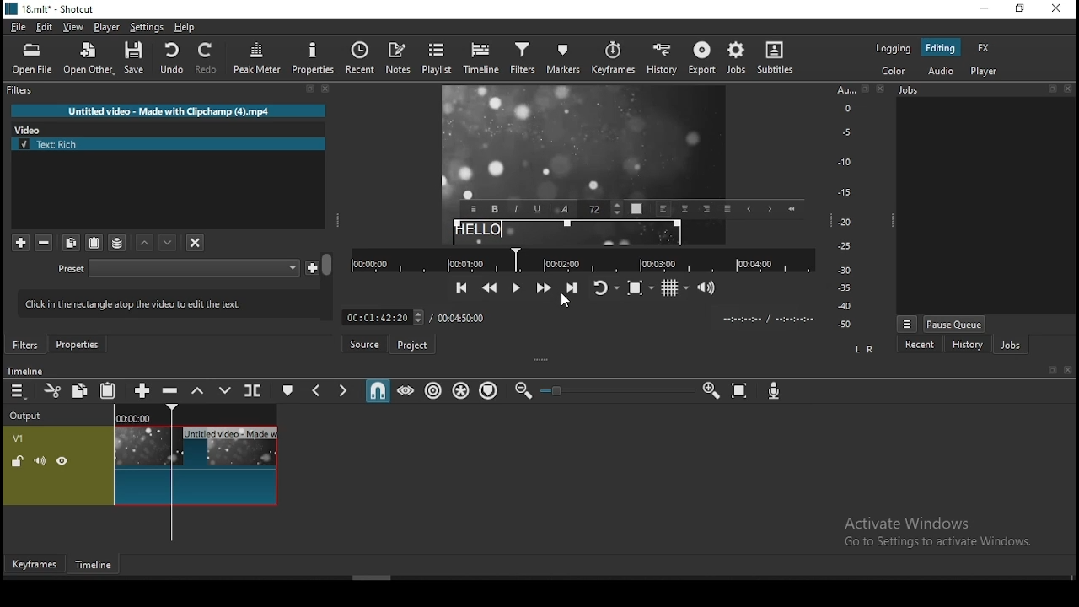 Image resolution: width=1079 pixels, height=607 pixels. What do you see at coordinates (117, 242) in the screenshot?
I see `save filter sets` at bounding box center [117, 242].